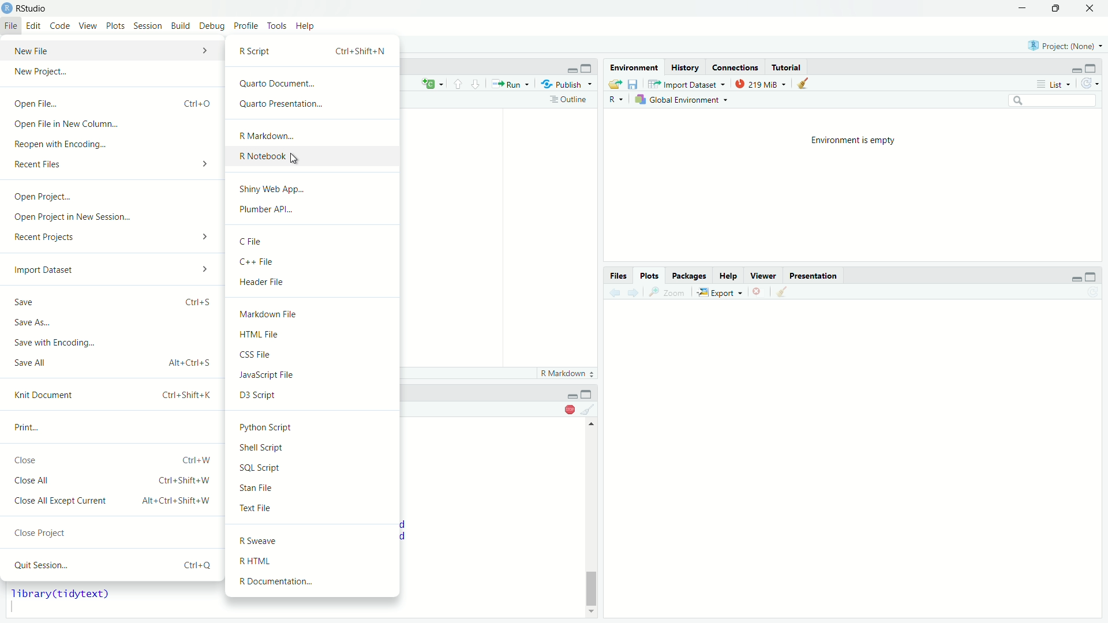 The height and width of the screenshot is (623, 1108). I want to click on Minimize, so click(1023, 8).